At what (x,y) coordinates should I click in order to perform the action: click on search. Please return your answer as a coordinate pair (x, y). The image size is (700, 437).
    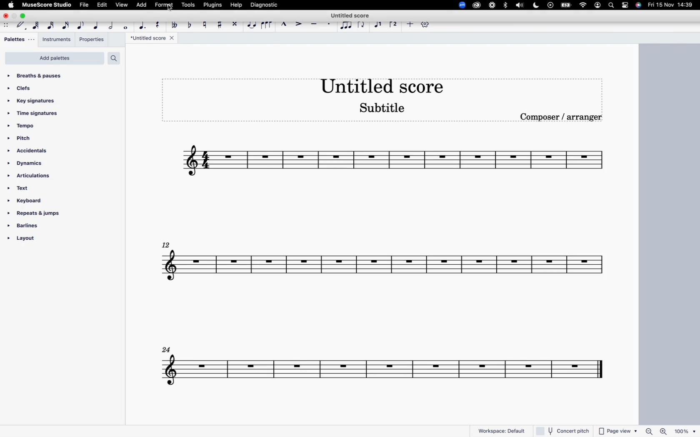
    Looking at the image, I should click on (117, 58).